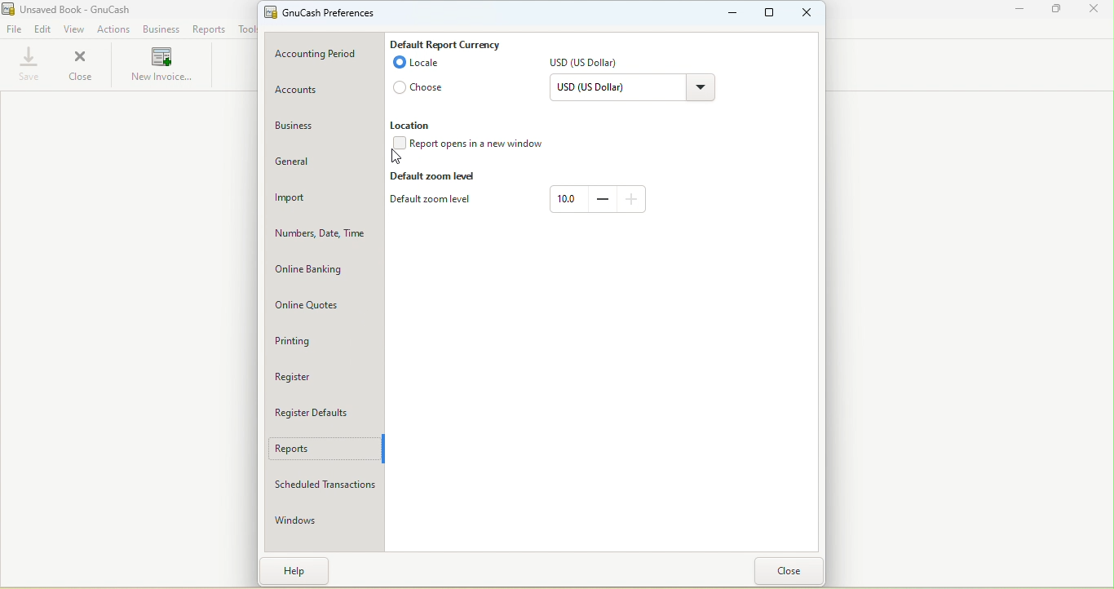 Image resolution: width=1114 pixels, height=589 pixels. Describe the element at coordinates (1093, 11) in the screenshot. I see `Close` at that location.